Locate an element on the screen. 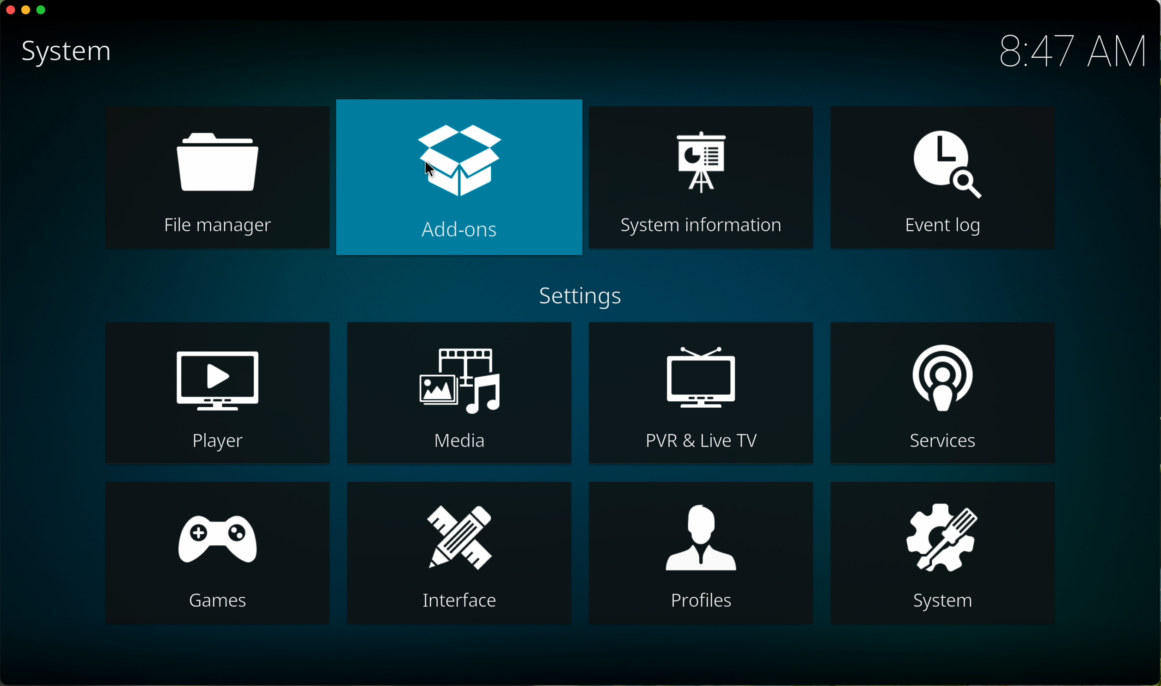 Image resolution: width=1161 pixels, height=686 pixels. file manager is located at coordinates (219, 177).